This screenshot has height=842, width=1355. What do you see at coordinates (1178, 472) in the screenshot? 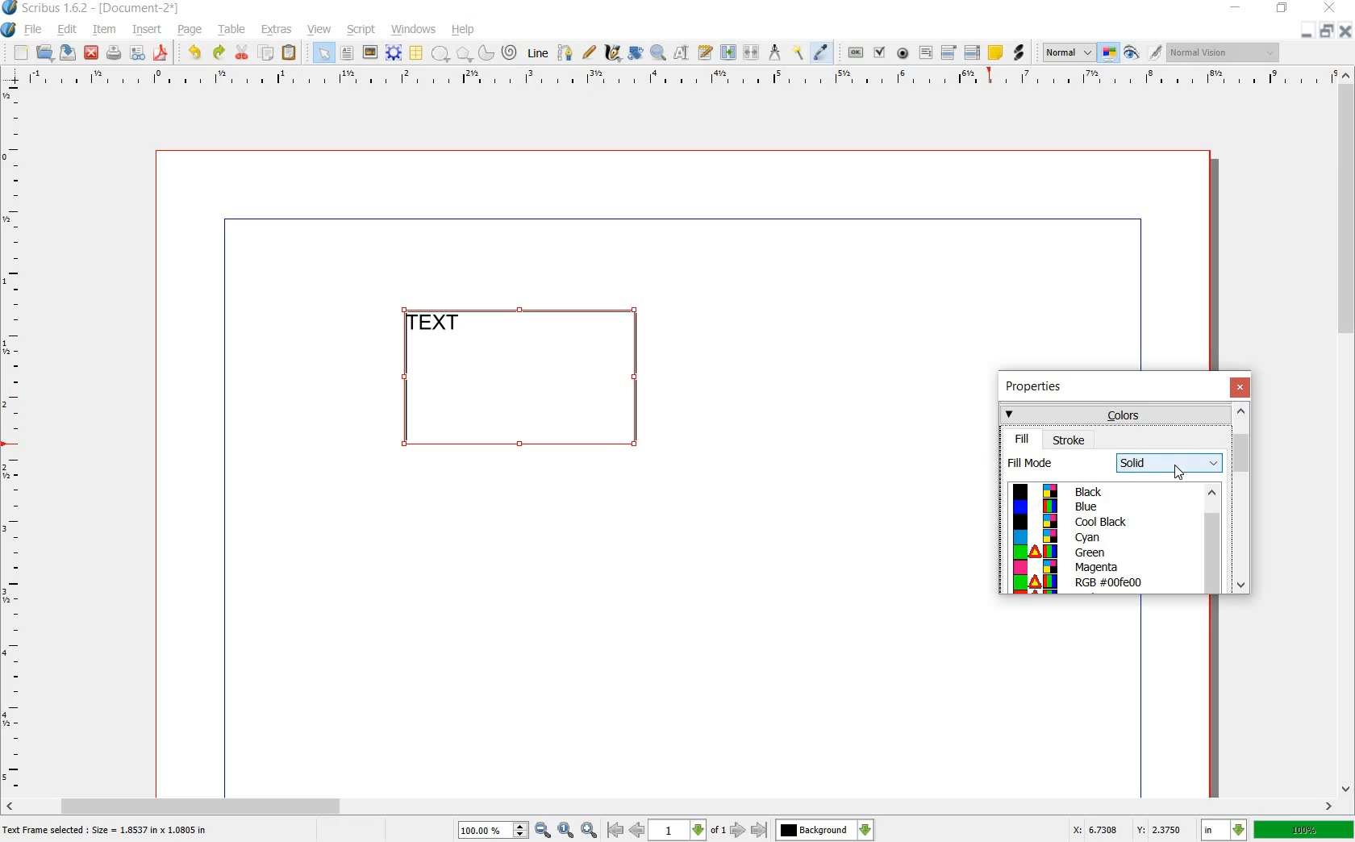
I see `cursor` at bounding box center [1178, 472].